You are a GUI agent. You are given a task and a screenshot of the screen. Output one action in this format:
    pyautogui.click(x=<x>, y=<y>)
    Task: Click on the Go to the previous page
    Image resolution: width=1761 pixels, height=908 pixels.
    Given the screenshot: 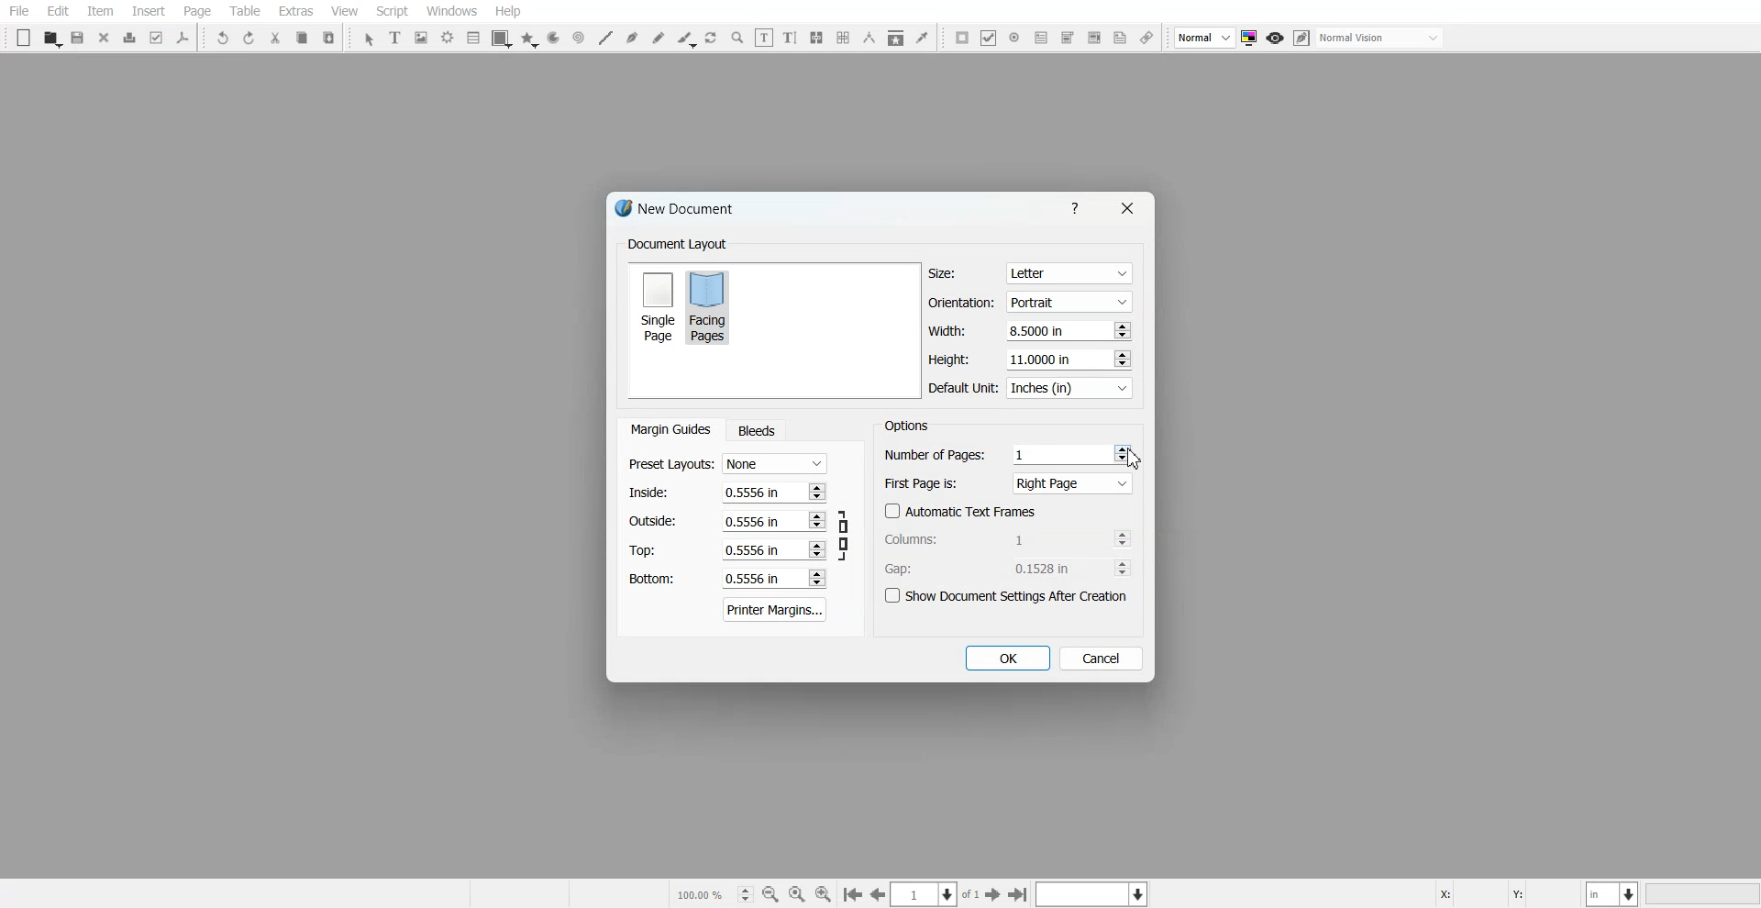 What is the action you would take?
    pyautogui.click(x=878, y=894)
    